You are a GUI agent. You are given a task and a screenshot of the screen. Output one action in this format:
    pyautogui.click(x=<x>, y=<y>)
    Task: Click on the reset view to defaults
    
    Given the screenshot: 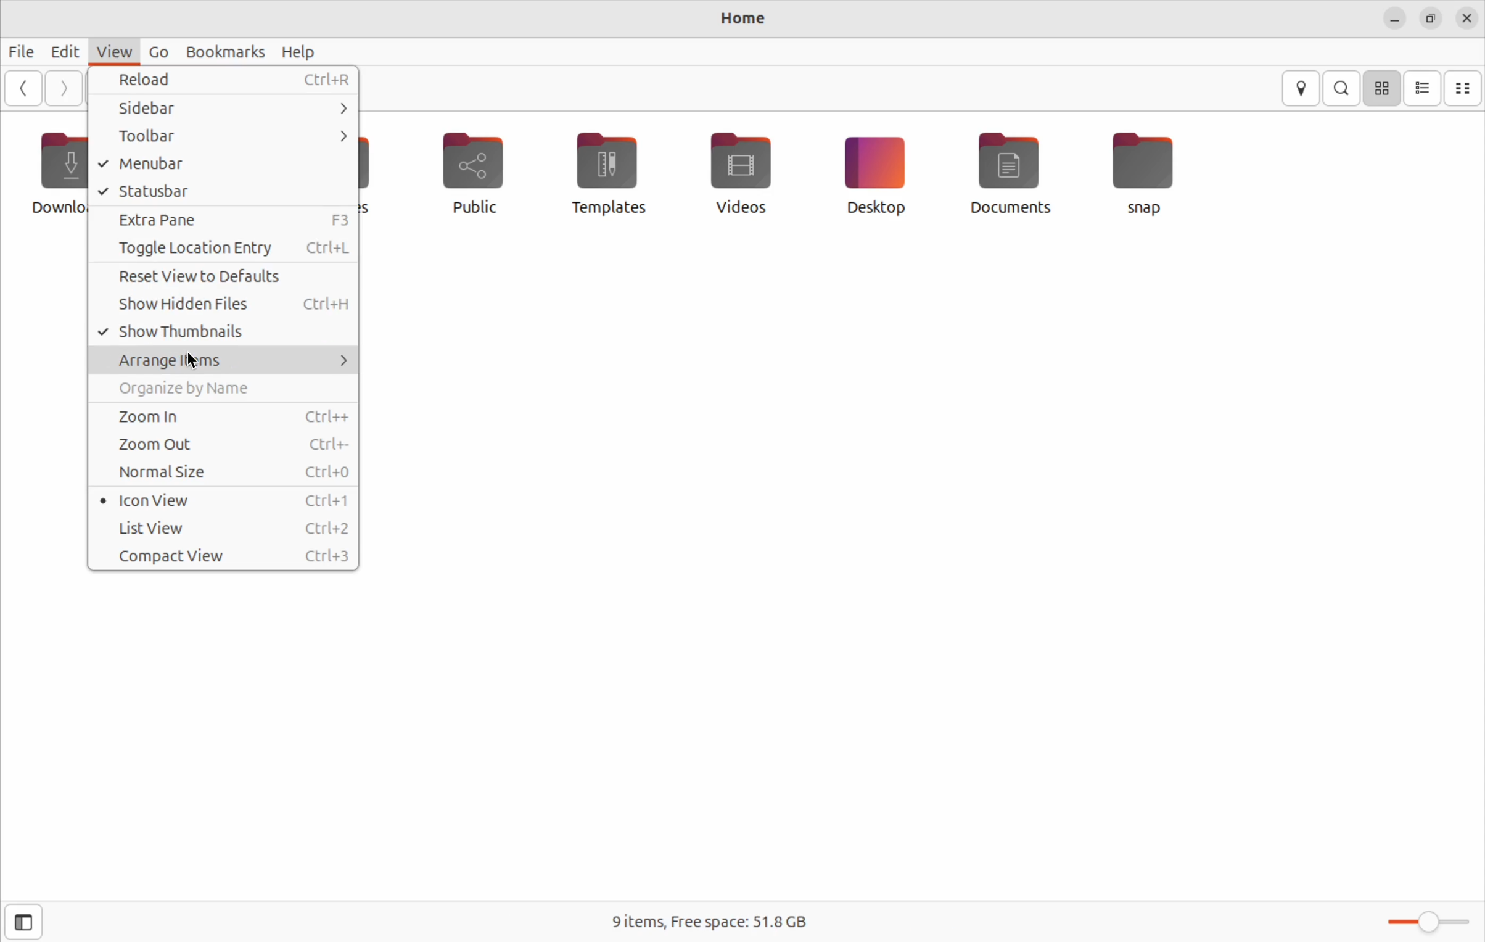 What is the action you would take?
    pyautogui.click(x=227, y=278)
    